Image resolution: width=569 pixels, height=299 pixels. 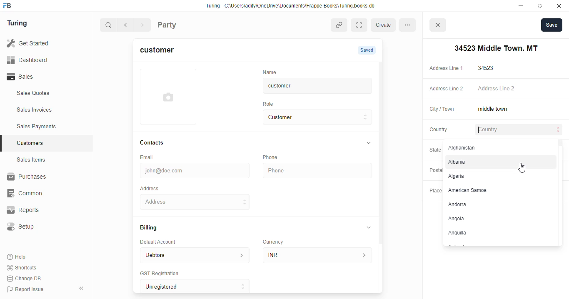 What do you see at coordinates (148, 157) in the screenshot?
I see `Email` at bounding box center [148, 157].